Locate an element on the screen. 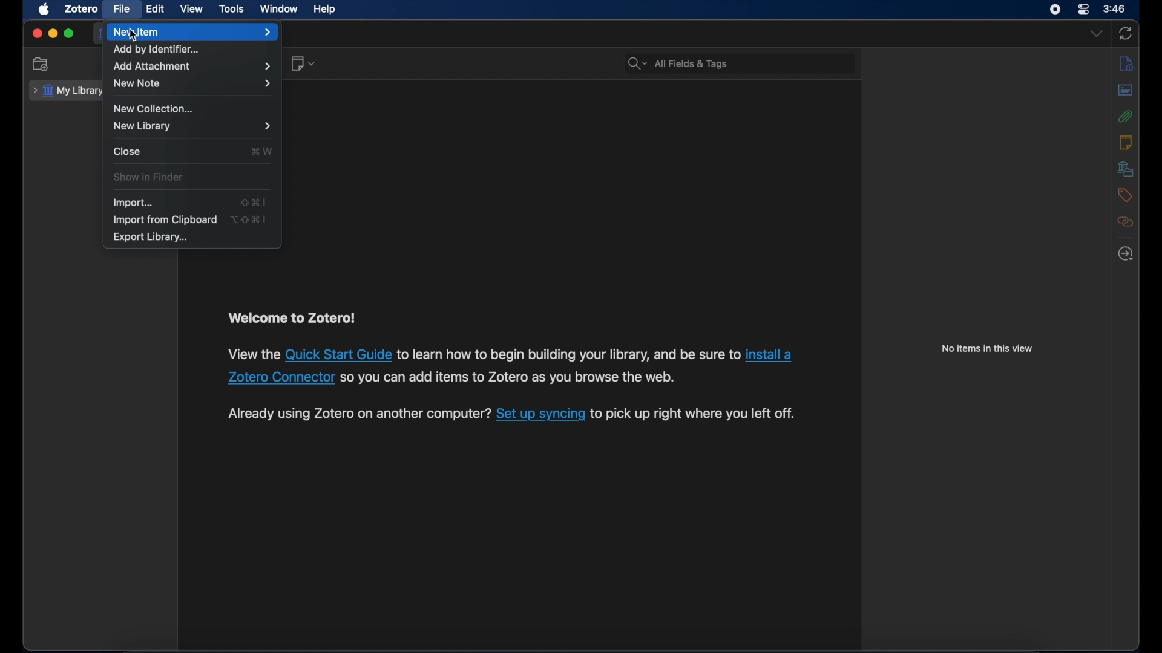  new note is located at coordinates (303, 63).